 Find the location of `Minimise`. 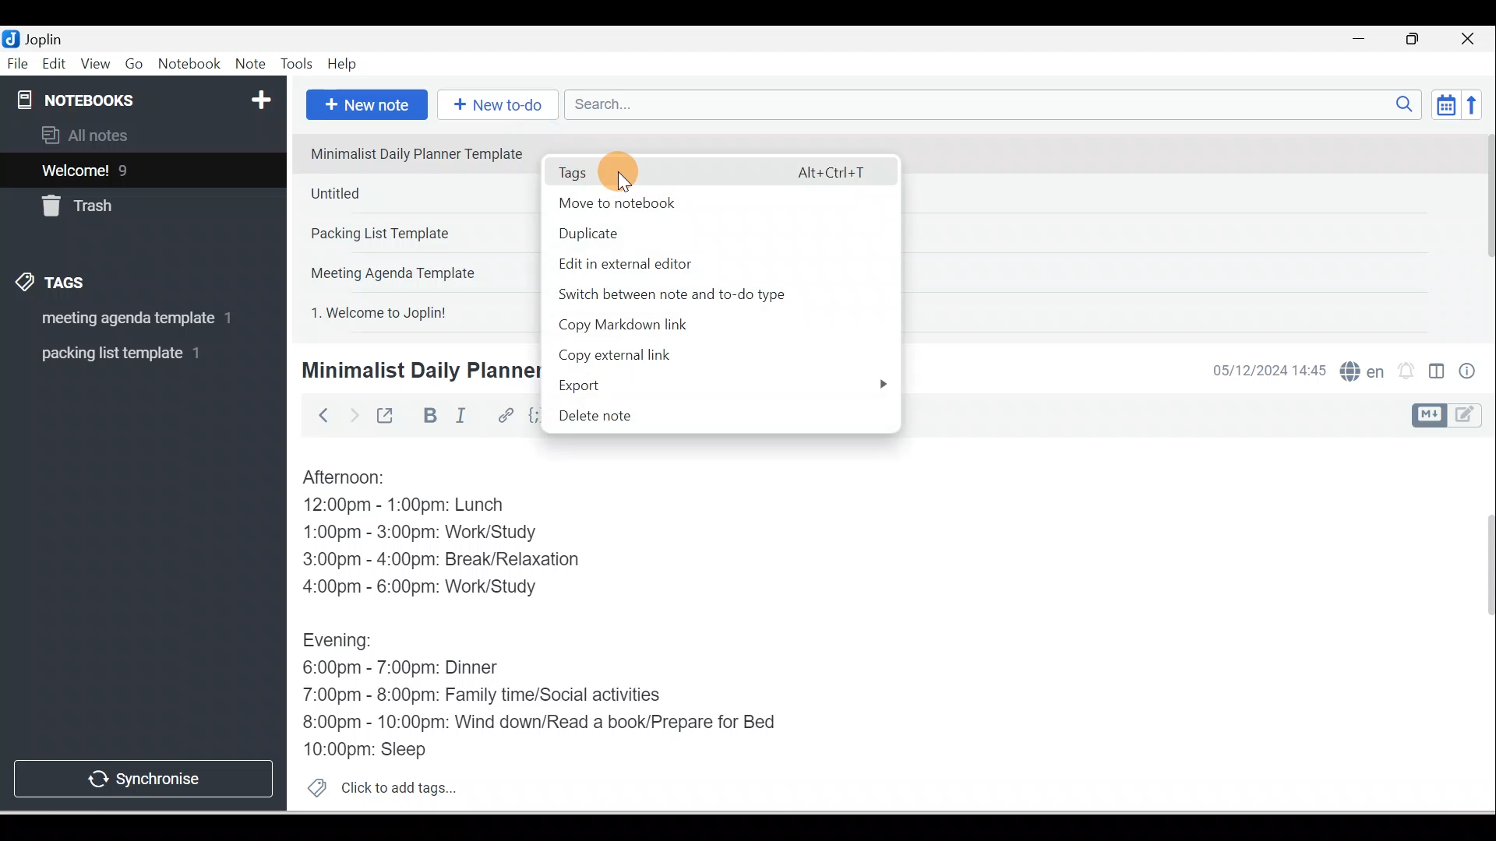

Minimise is located at coordinates (1364, 40).